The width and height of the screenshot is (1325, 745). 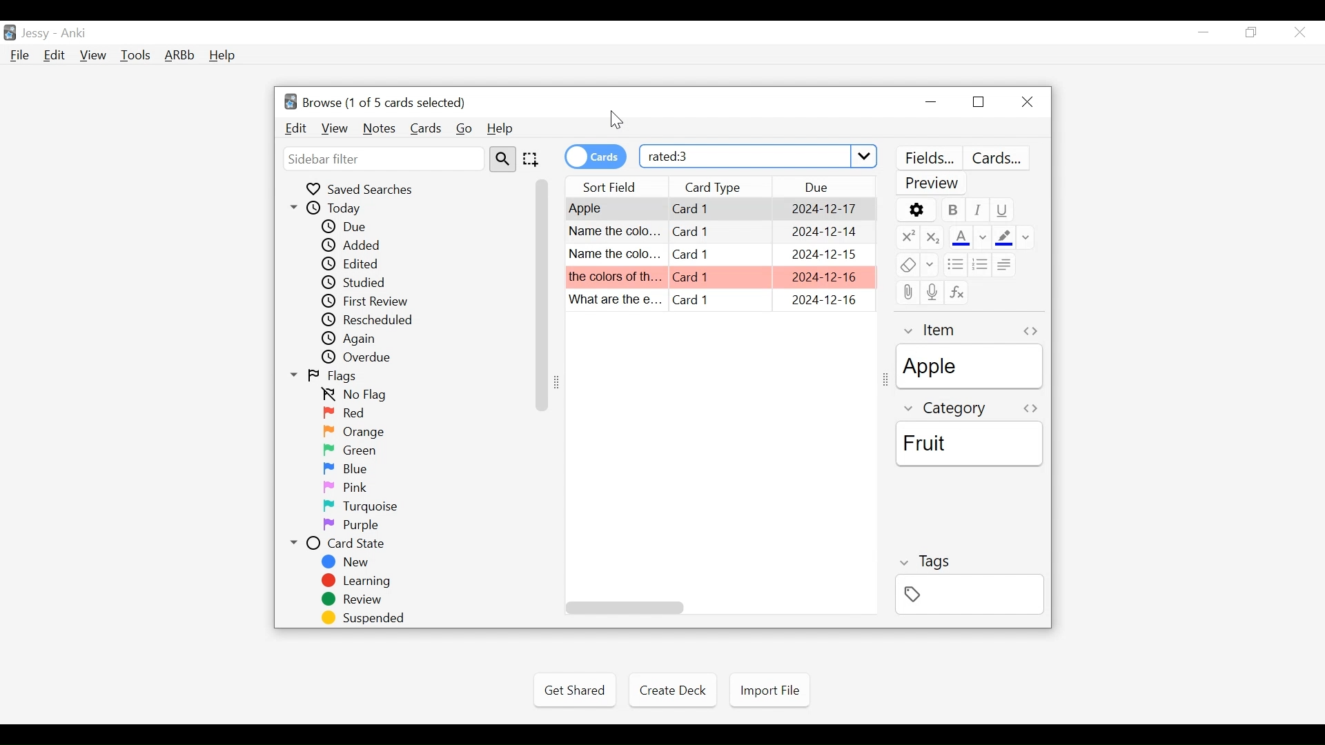 What do you see at coordinates (970, 236) in the screenshot?
I see `Text Color` at bounding box center [970, 236].